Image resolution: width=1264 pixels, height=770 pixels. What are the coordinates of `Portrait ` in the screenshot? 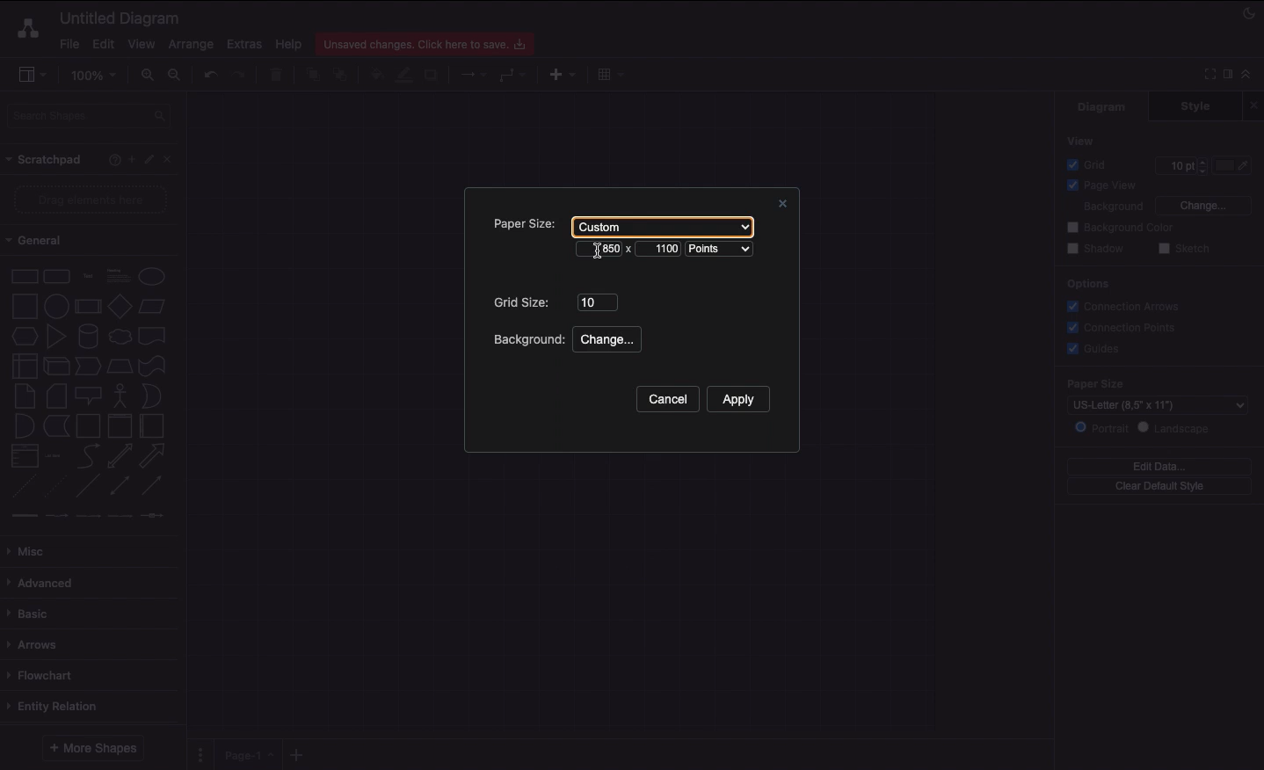 It's located at (1101, 427).